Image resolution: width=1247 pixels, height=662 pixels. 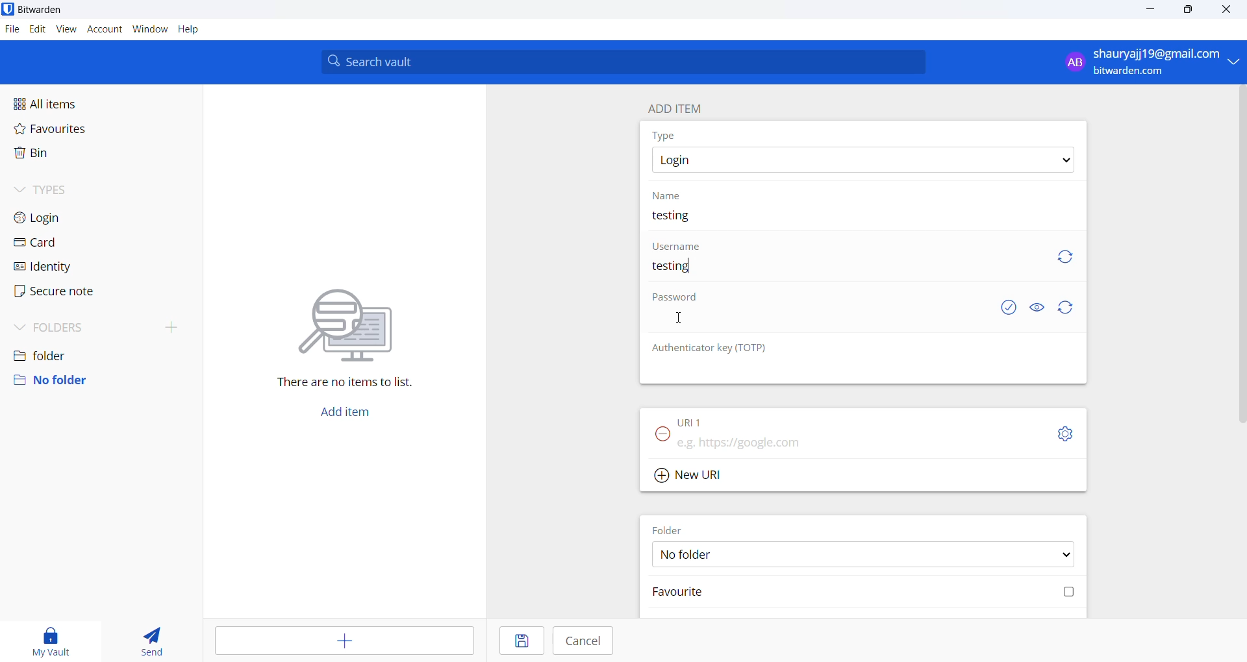 I want to click on cancel, so click(x=582, y=641).